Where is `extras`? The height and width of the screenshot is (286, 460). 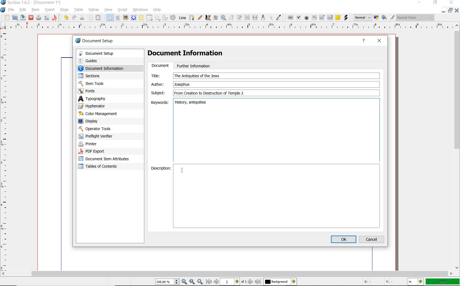
extras is located at coordinates (94, 10).